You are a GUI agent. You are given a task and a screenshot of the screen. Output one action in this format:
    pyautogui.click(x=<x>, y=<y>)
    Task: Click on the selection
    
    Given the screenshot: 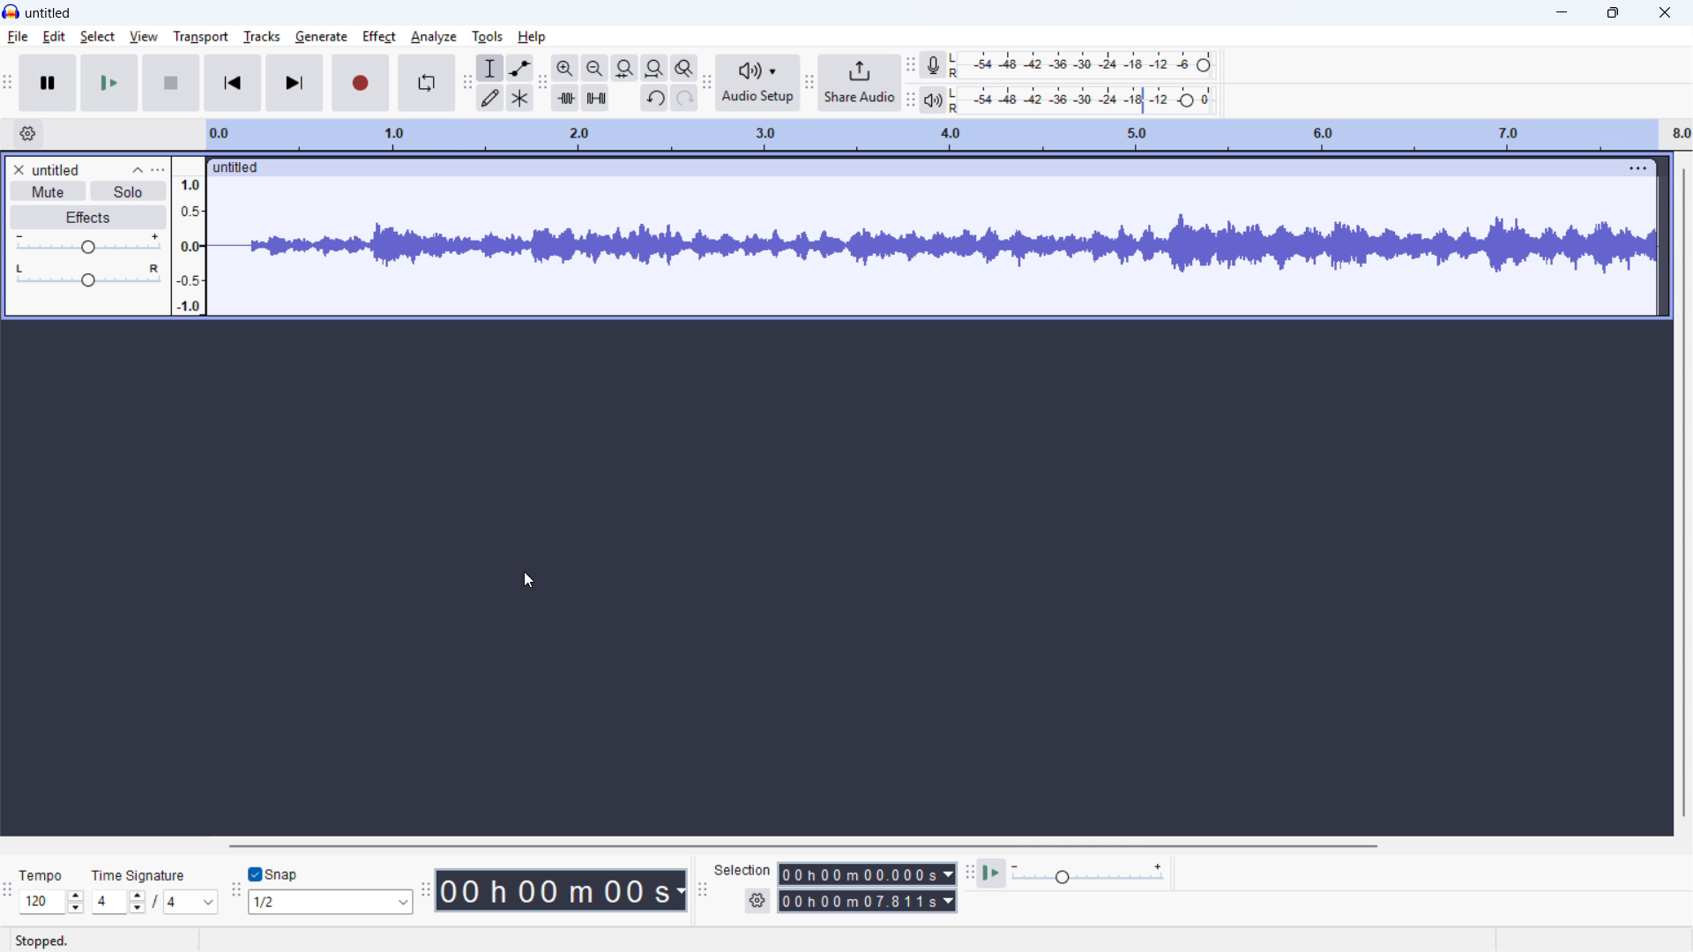 What is the action you would take?
    pyautogui.click(x=743, y=870)
    